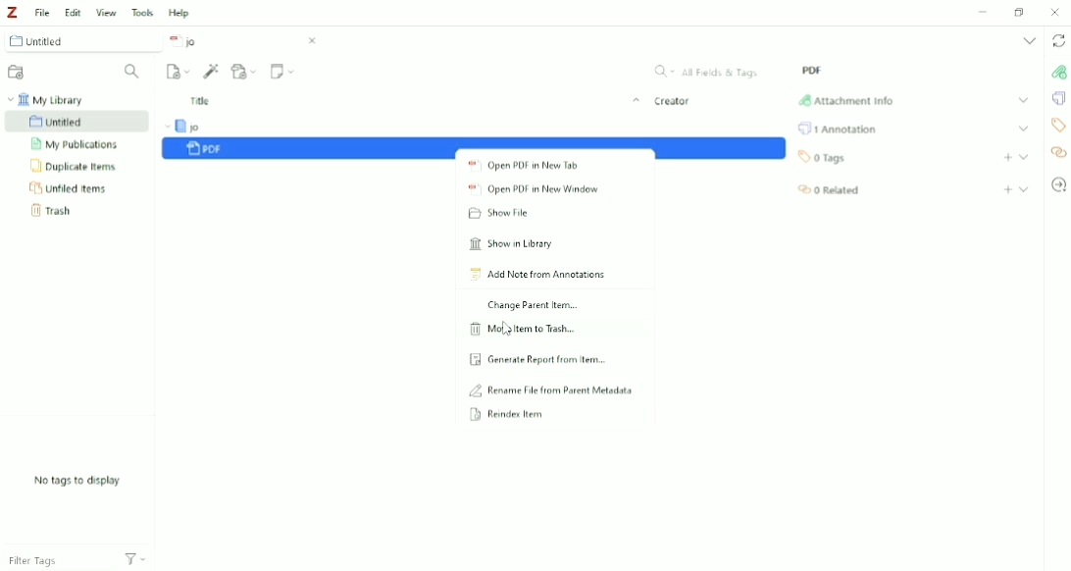 This screenshot has width=1071, height=571. What do you see at coordinates (1020, 13) in the screenshot?
I see `Restore down` at bounding box center [1020, 13].